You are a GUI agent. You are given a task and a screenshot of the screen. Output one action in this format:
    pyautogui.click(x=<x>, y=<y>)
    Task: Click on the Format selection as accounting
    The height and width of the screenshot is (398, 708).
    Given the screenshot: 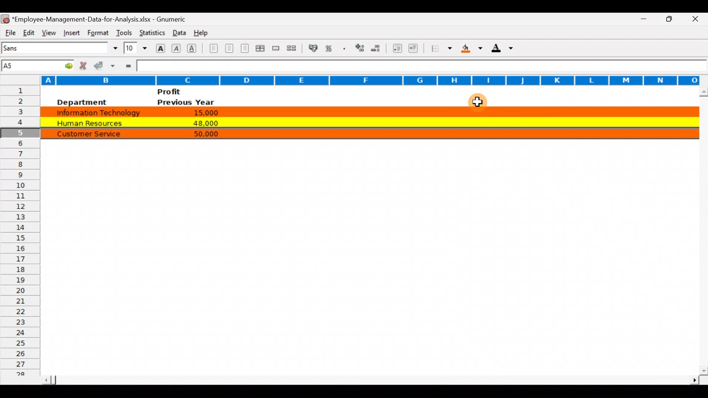 What is the action you would take?
    pyautogui.click(x=313, y=47)
    